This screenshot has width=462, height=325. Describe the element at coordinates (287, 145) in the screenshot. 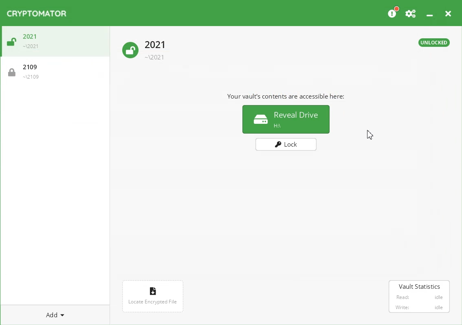

I see `Lock` at that location.